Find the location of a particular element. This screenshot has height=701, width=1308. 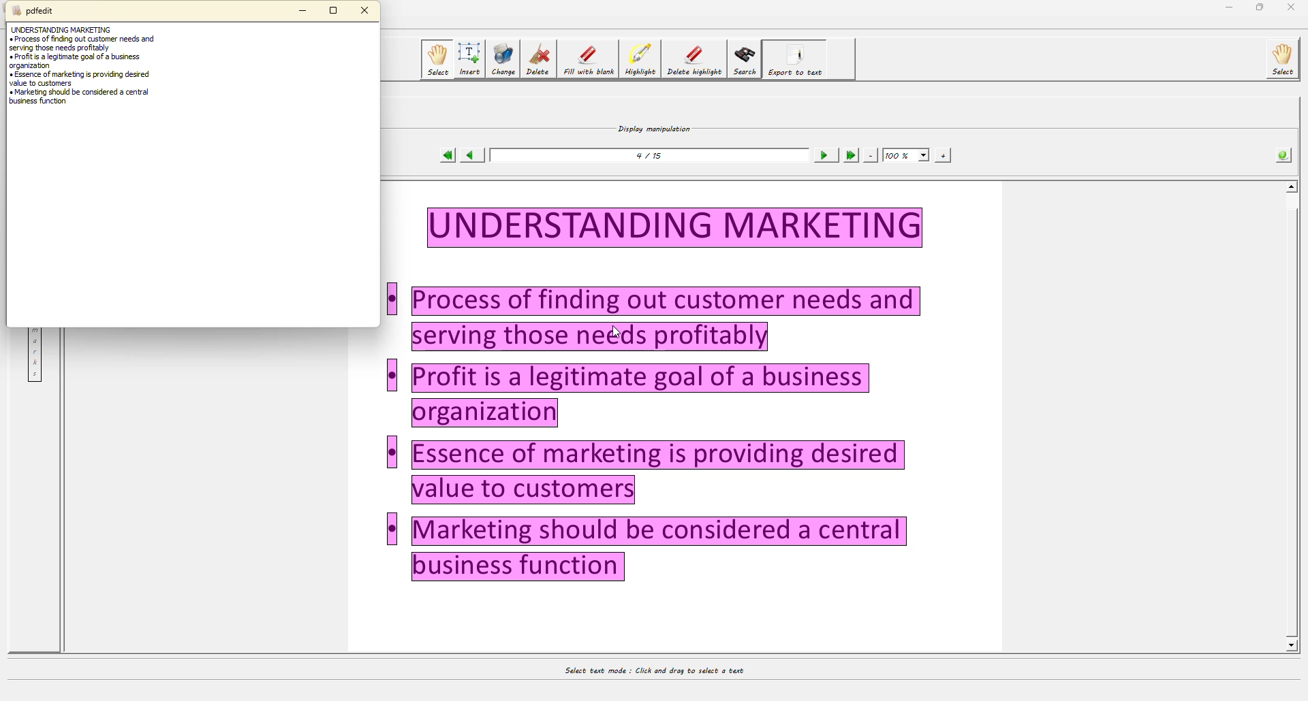

 is located at coordinates (392, 453).